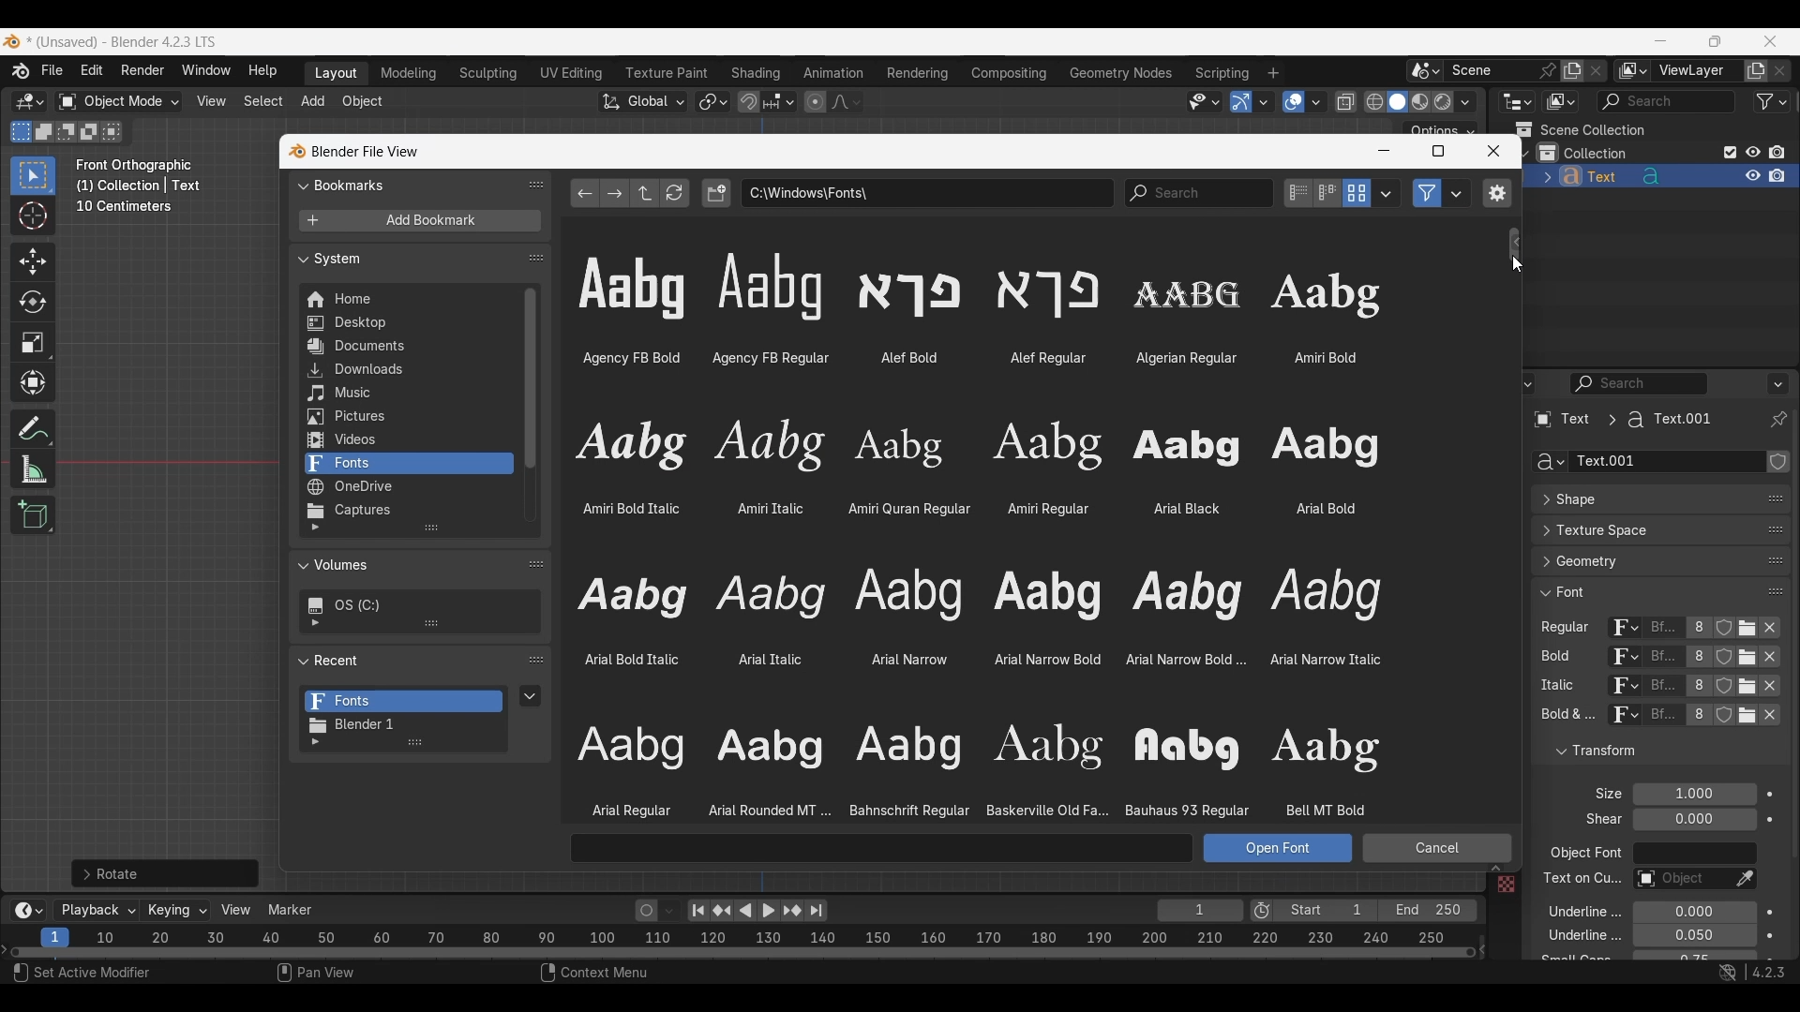 The height and width of the screenshot is (1012, 1800). I want to click on Underline position, so click(1693, 913).